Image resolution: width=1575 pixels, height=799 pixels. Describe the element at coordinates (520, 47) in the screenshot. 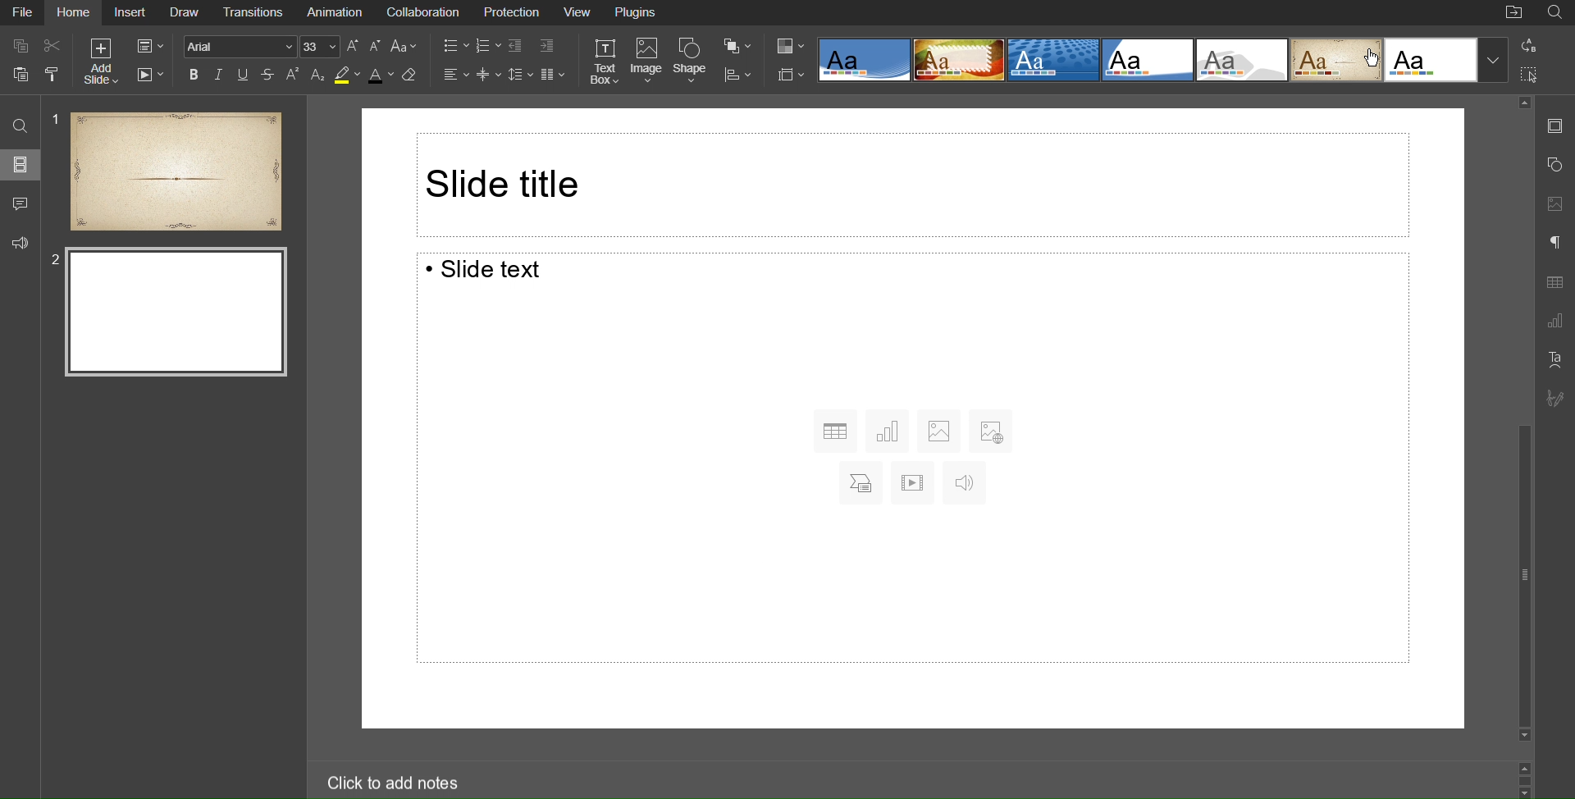

I see `Decrease Indent` at that location.